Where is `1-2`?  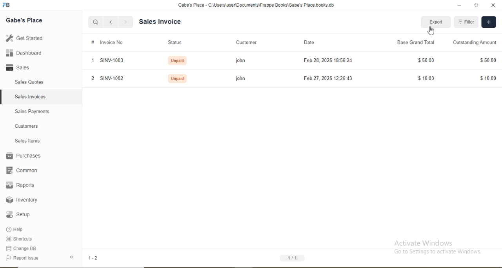 1-2 is located at coordinates (96, 259).